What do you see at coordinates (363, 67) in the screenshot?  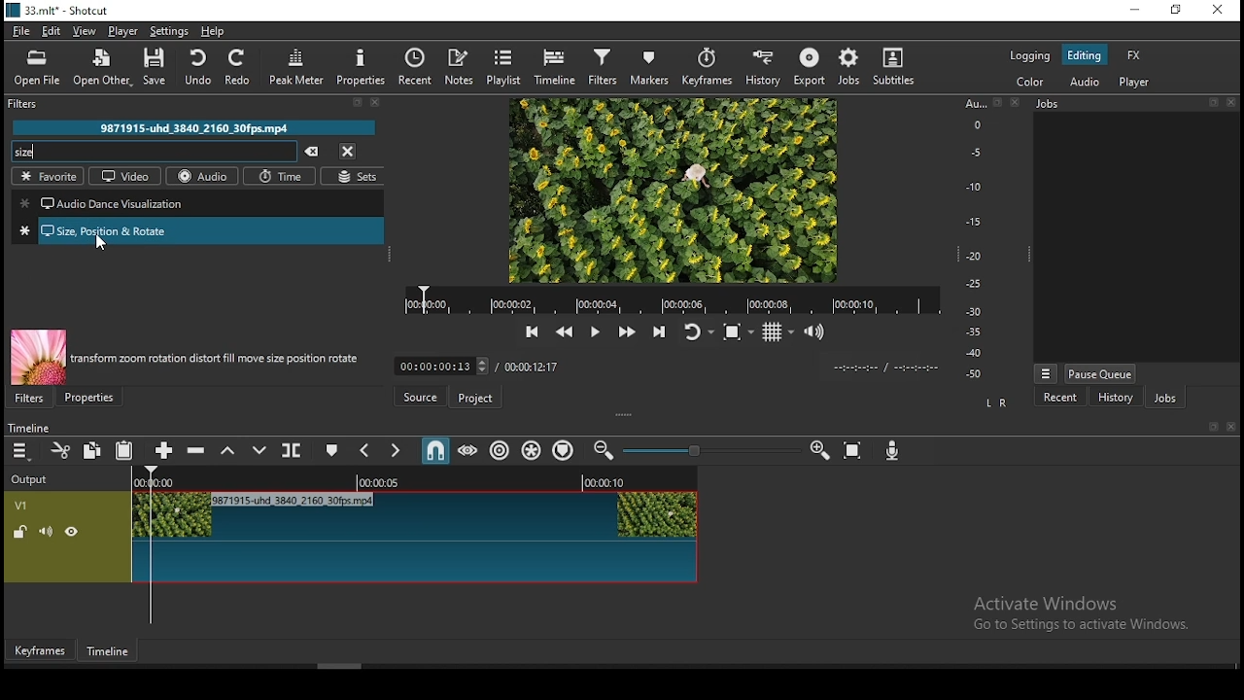 I see `properties` at bounding box center [363, 67].